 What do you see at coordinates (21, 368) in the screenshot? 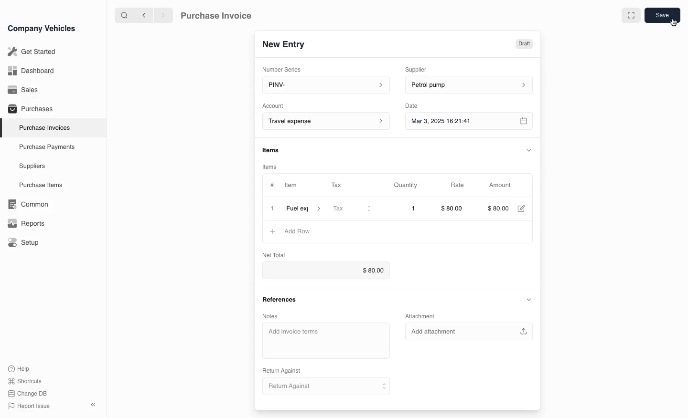
I see `Help` at bounding box center [21, 368].